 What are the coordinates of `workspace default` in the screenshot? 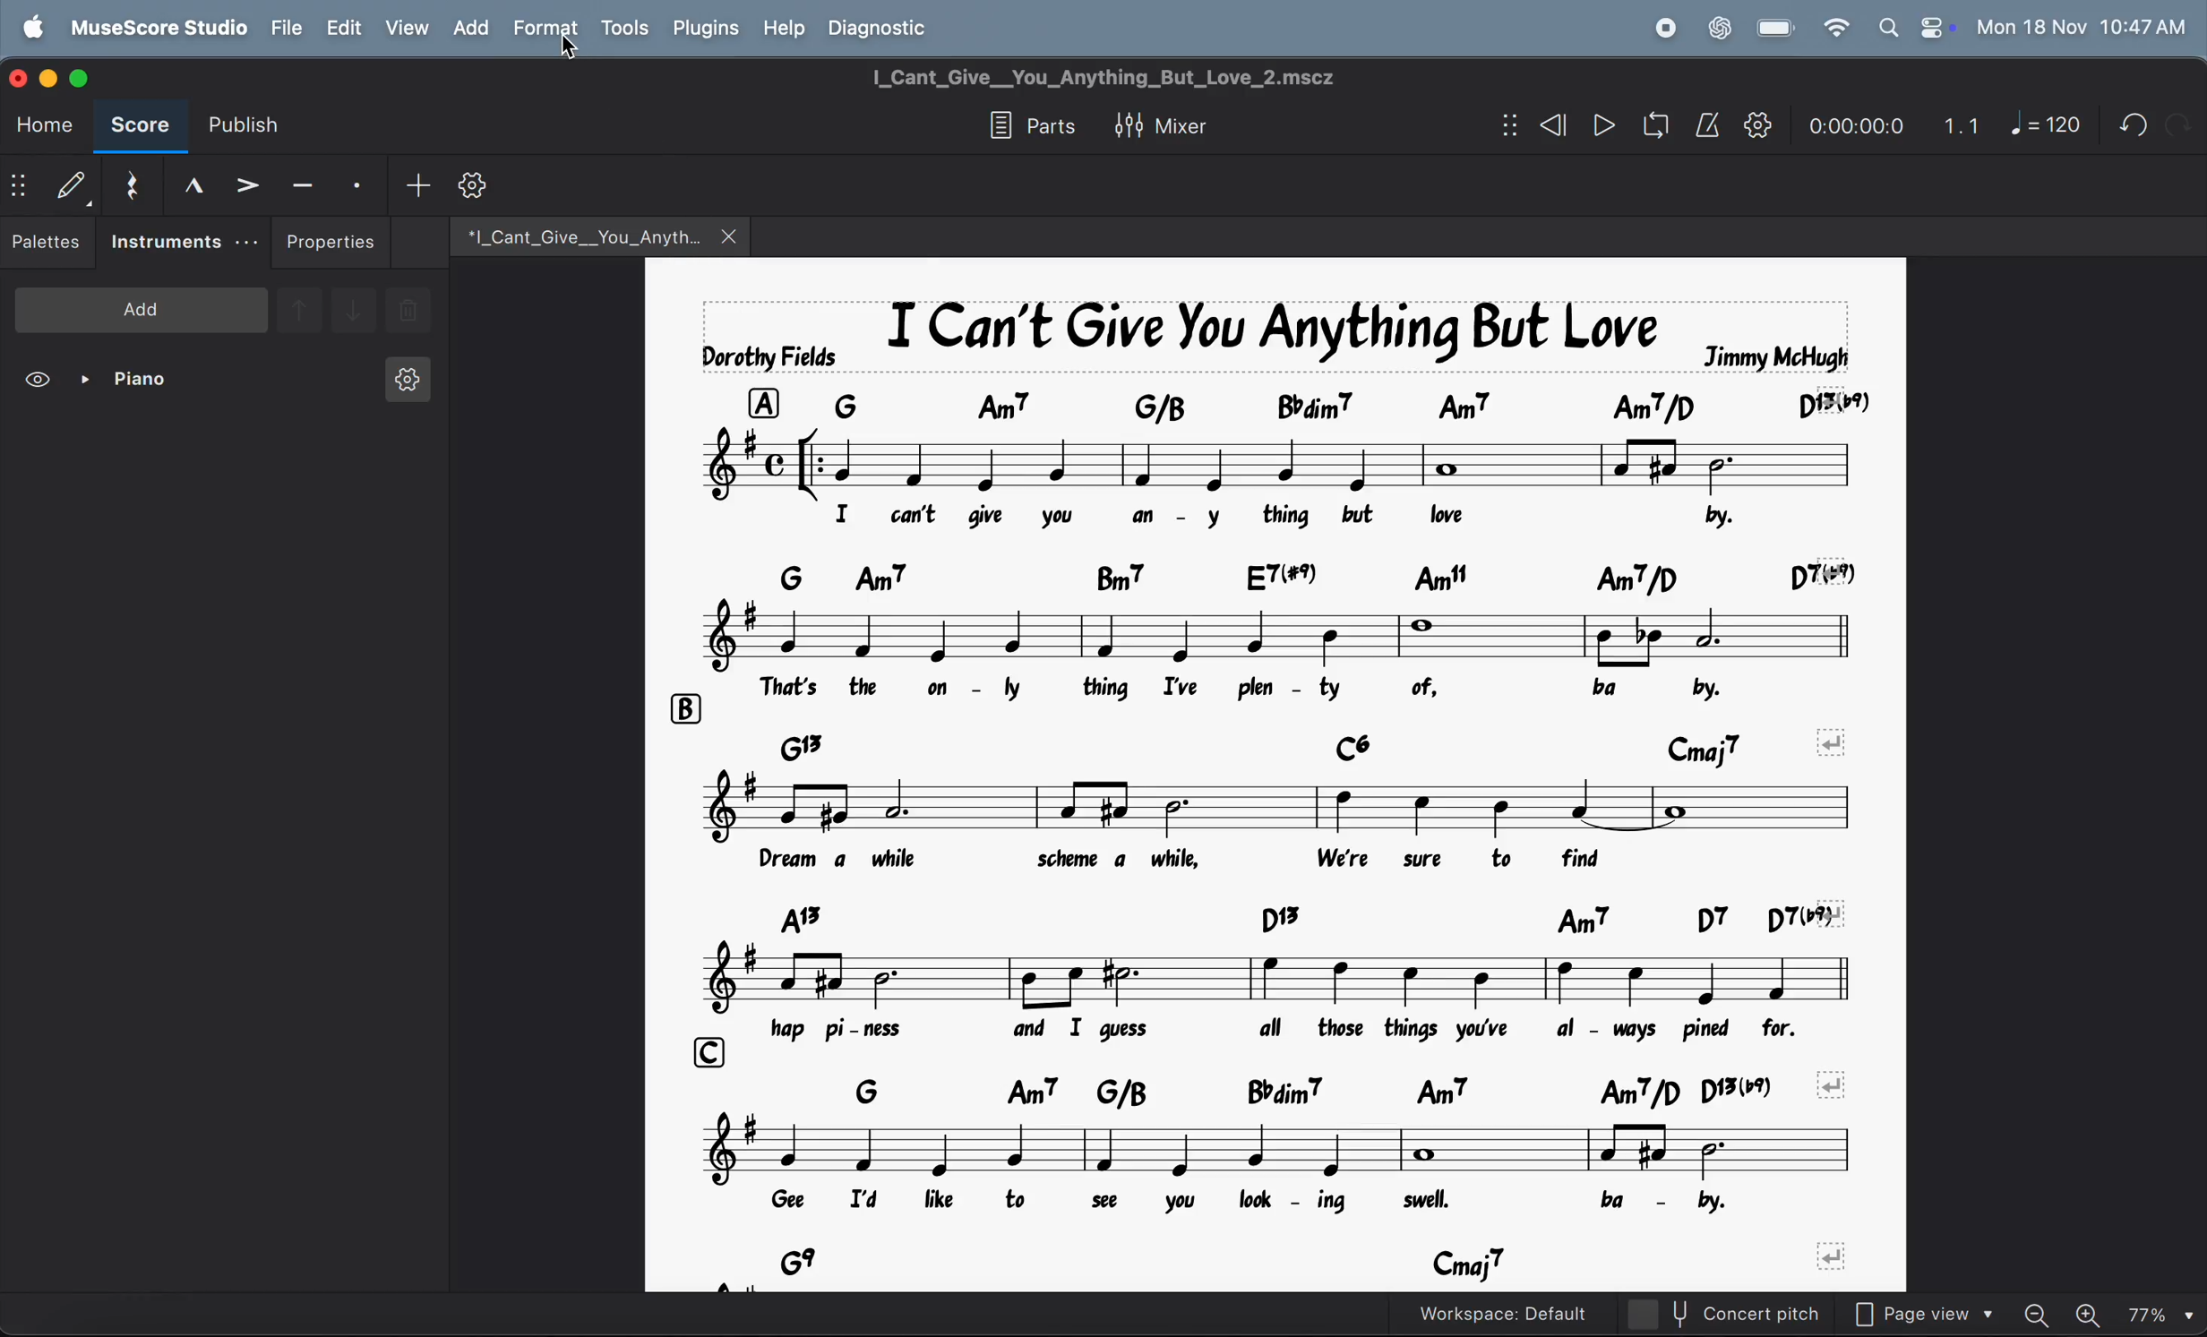 It's located at (1540, 1313).